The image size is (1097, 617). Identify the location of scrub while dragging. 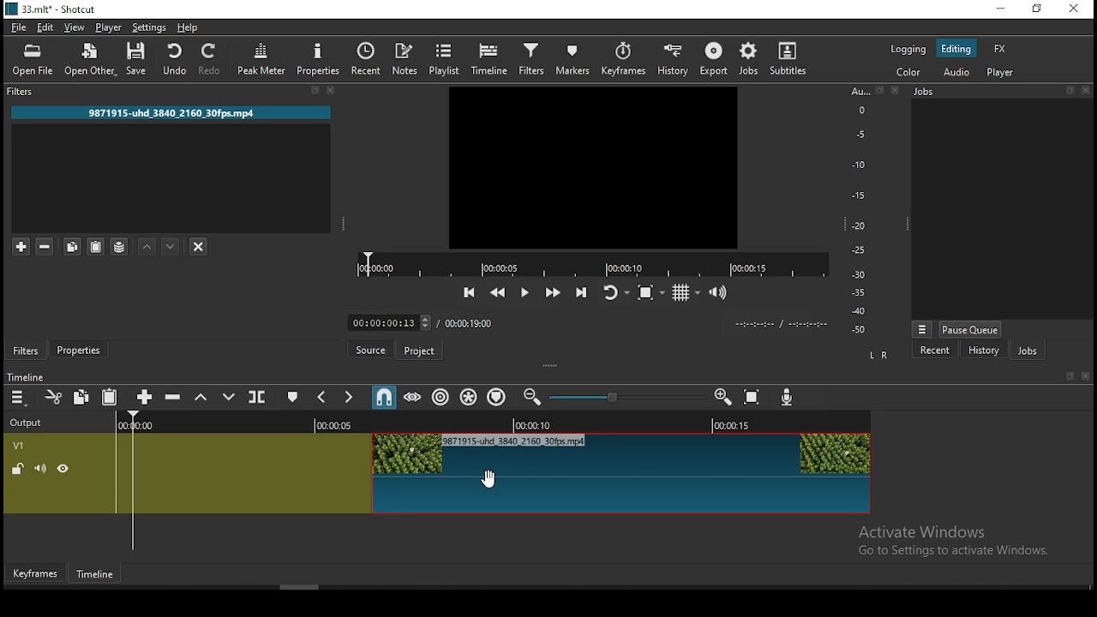
(414, 398).